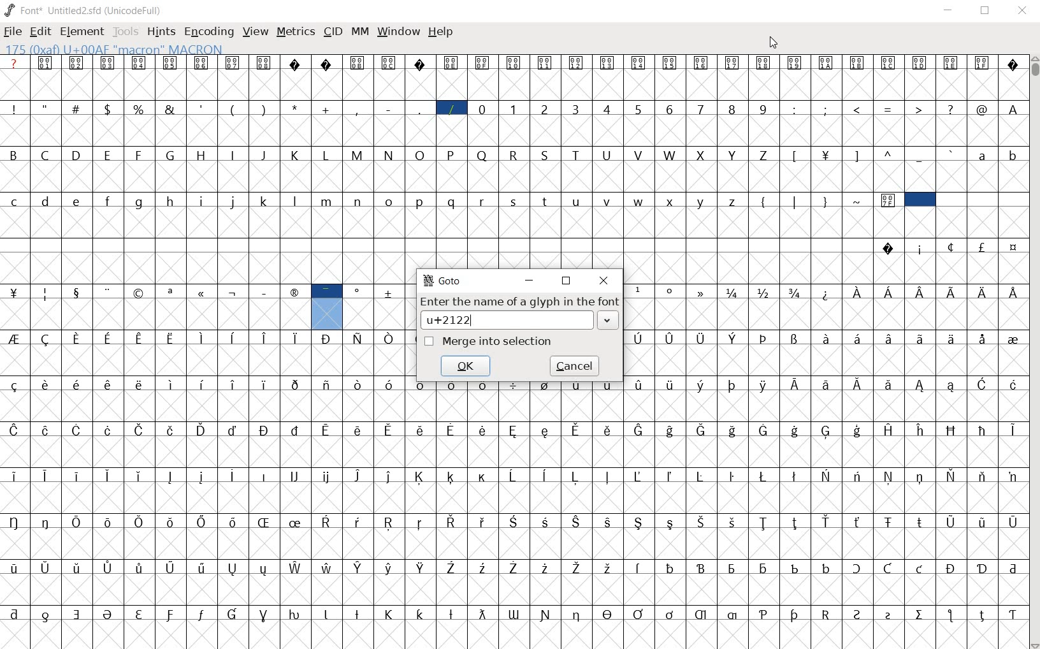  I want to click on slot, so click(964, 216).